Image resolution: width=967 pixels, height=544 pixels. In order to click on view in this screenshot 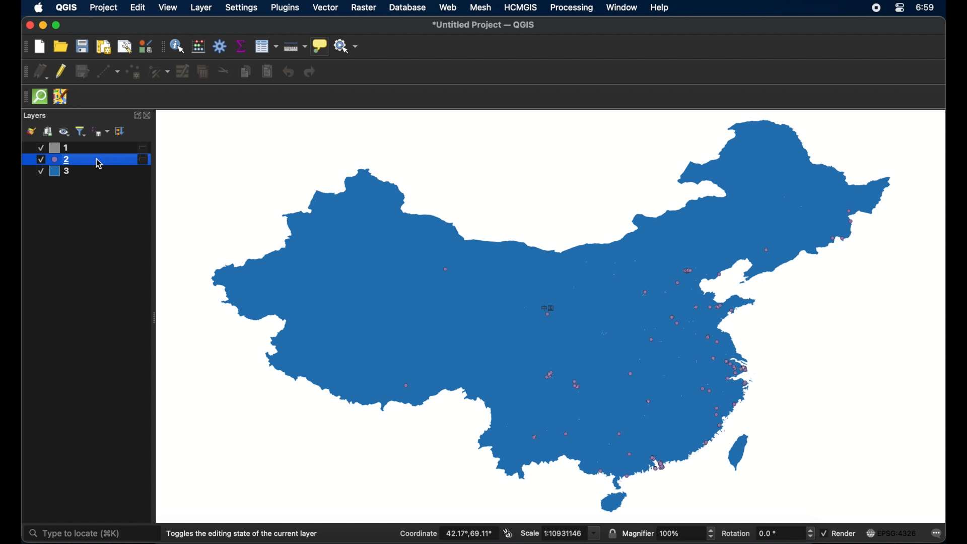, I will do `click(169, 8)`.